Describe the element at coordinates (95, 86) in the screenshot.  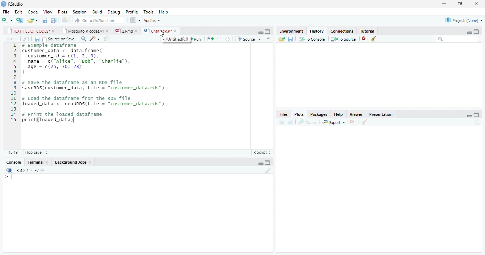
I see `# Save the dataframe as an RDS file
saverDs(customer_data, file = "customer_data.rds")` at that location.